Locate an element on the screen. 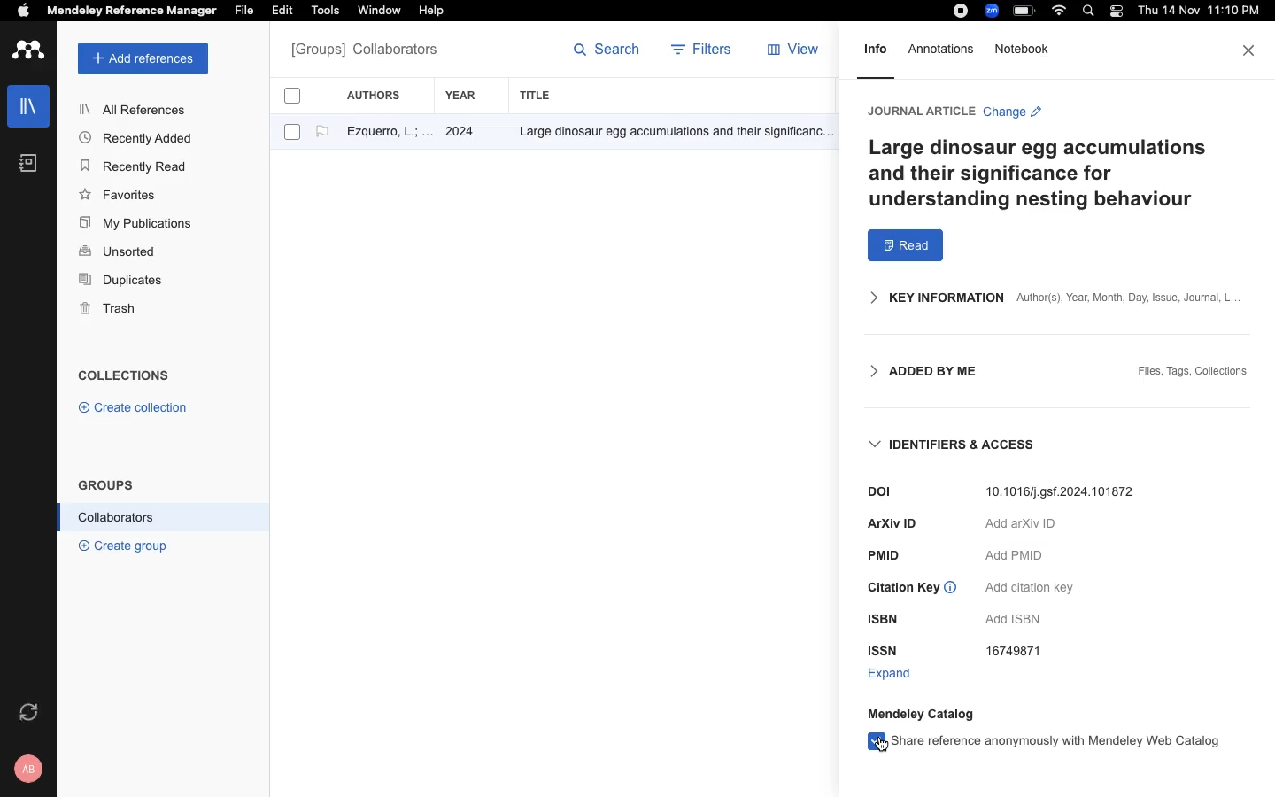  16749871 is located at coordinates (1020, 654).